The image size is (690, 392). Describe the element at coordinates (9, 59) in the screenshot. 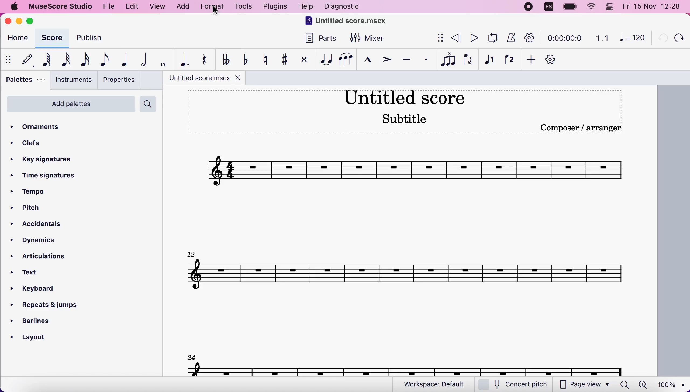

I see `show/hide` at that location.